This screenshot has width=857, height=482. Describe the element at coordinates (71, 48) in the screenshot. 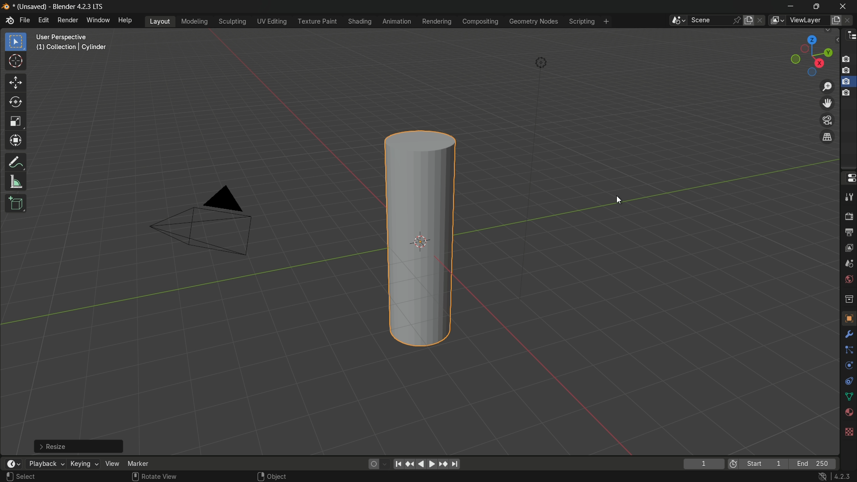

I see `(1) Collection | Cylinder` at that location.